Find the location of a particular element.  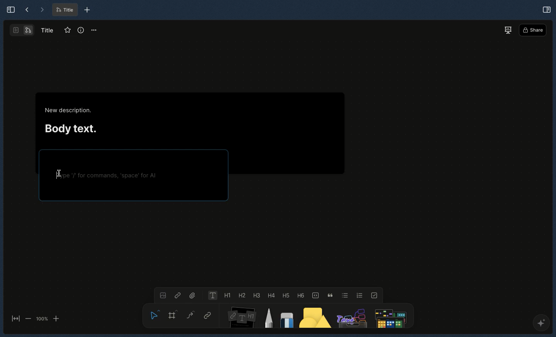

Forward is located at coordinates (42, 10).